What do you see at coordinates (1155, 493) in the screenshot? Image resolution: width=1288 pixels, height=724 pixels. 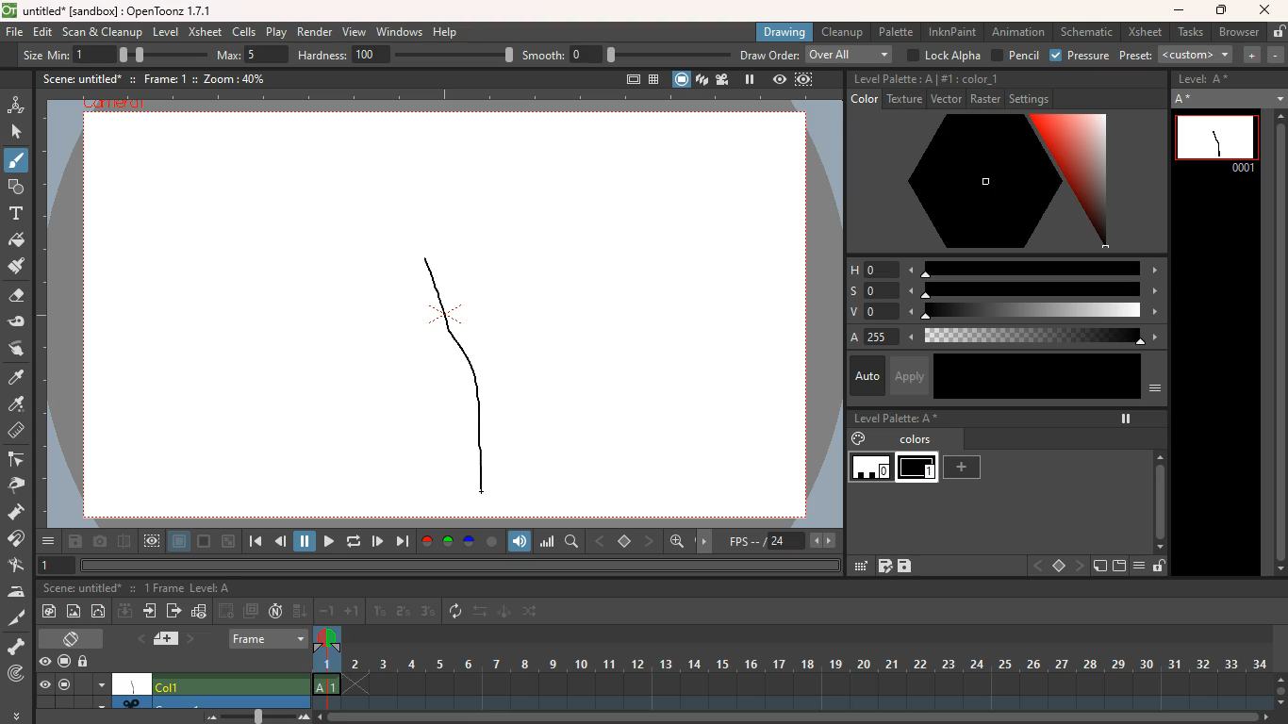 I see `scroll` at bounding box center [1155, 493].